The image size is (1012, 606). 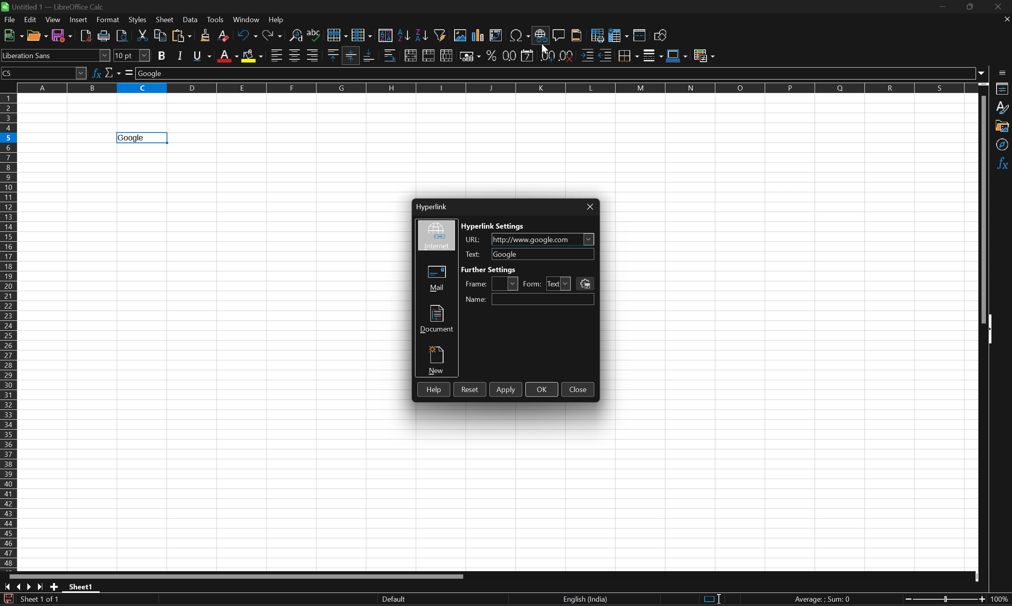 What do you see at coordinates (1003, 126) in the screenshot?
I see `Gallery` at bounding box center [1003, 126].